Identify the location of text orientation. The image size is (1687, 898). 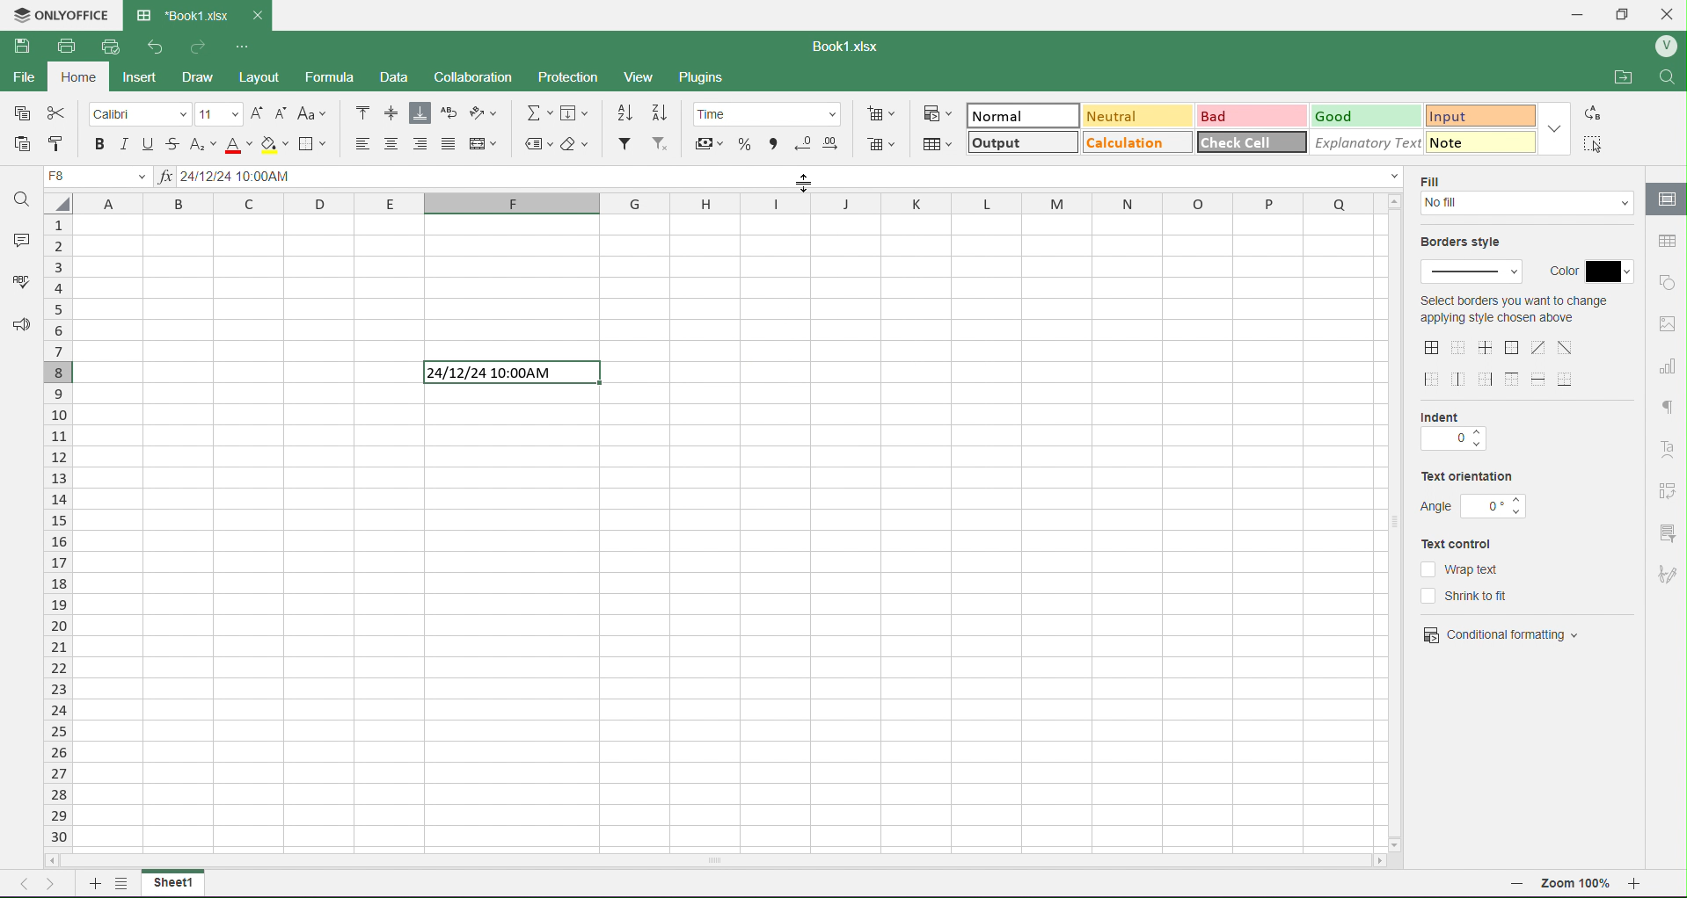
(1468, 478).